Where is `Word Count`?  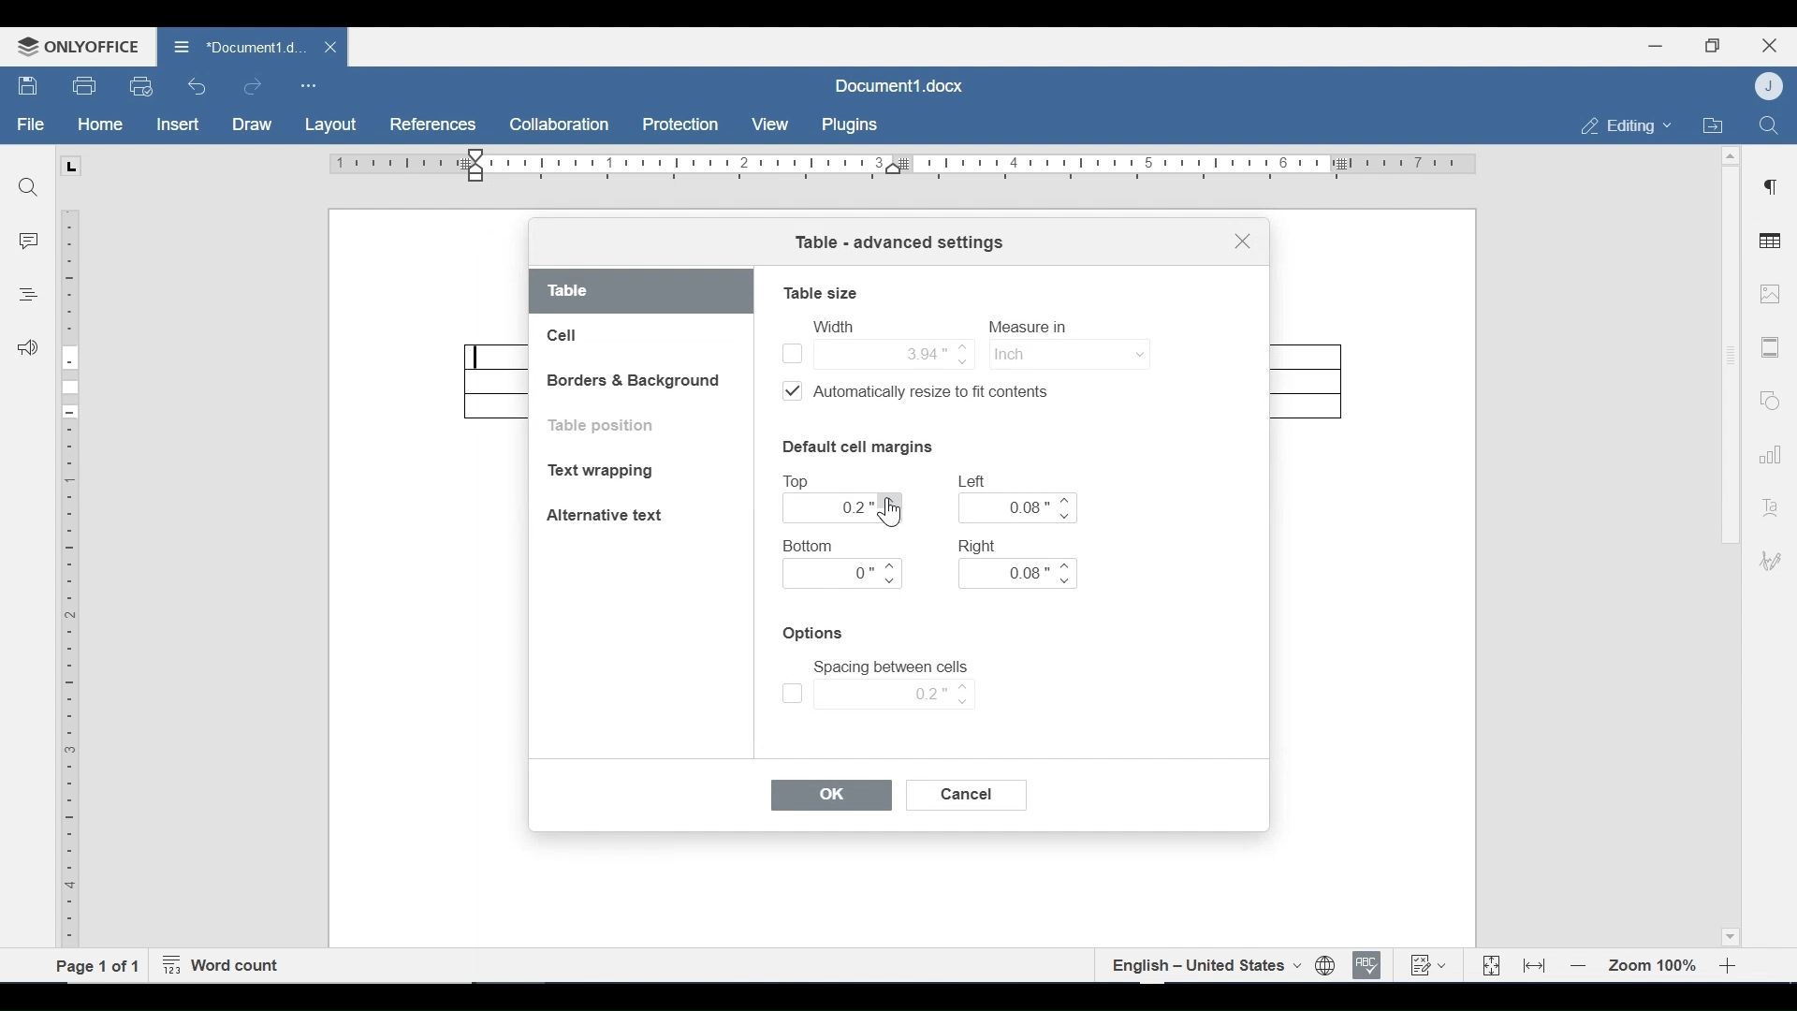
Word Count is located at coordinates (226, 966).